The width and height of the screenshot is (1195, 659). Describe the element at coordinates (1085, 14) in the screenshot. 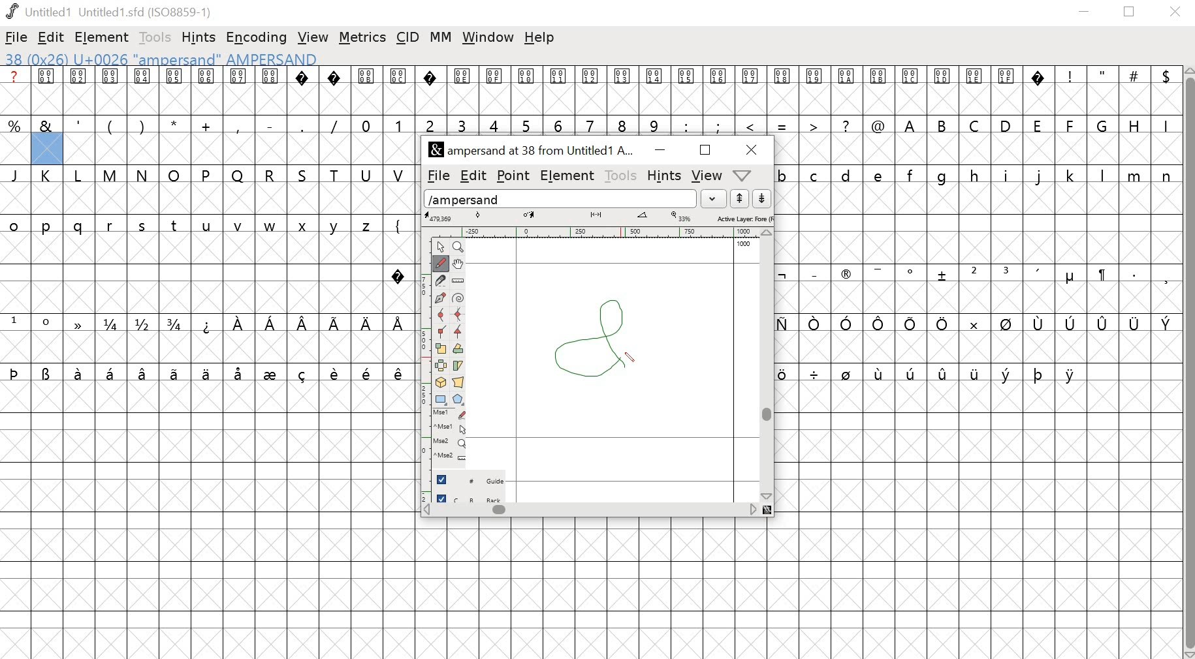

I see `minimize` at that location.